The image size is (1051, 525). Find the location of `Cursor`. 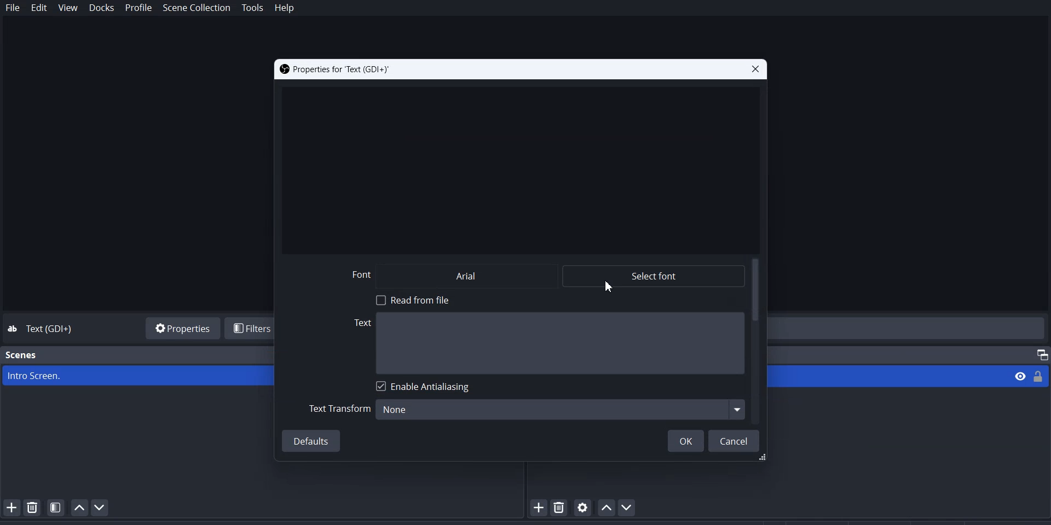

Cursor is located at coordinates (609, 287).